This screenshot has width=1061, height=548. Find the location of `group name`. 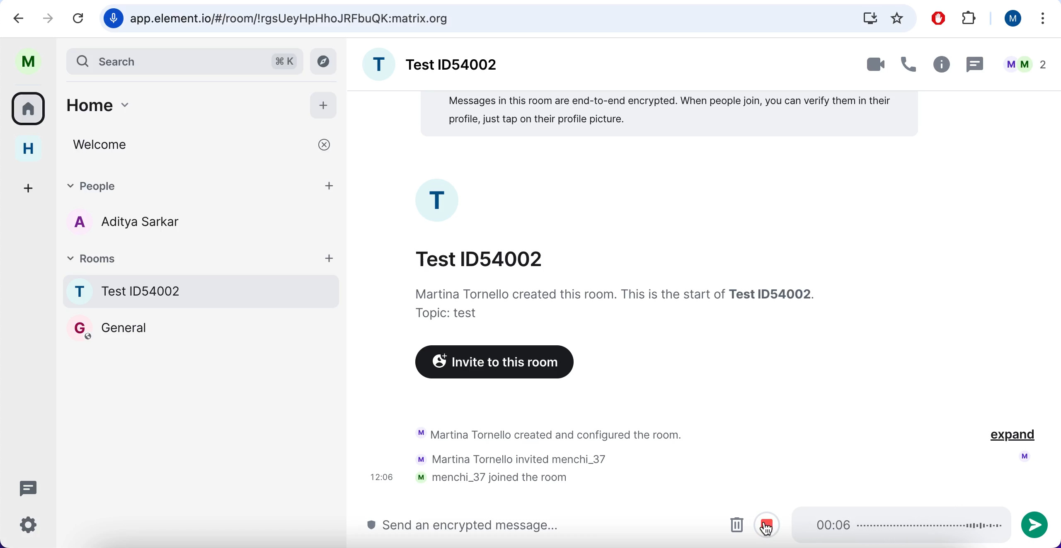

group name is located at coordinates (433, 63).